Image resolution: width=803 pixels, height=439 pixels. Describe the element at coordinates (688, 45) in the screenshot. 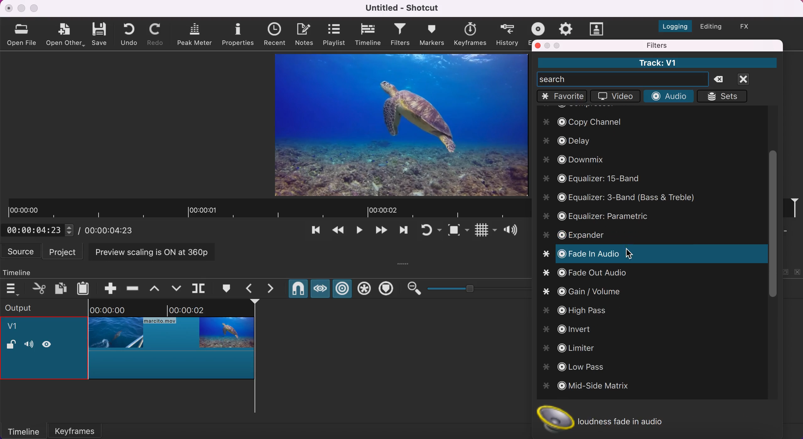

I see `filters` at that location.